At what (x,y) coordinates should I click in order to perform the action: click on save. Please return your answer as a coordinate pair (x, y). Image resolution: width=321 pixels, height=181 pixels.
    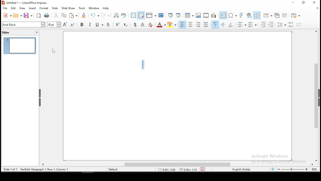
    Looking at the image, I should click on (203, 169).